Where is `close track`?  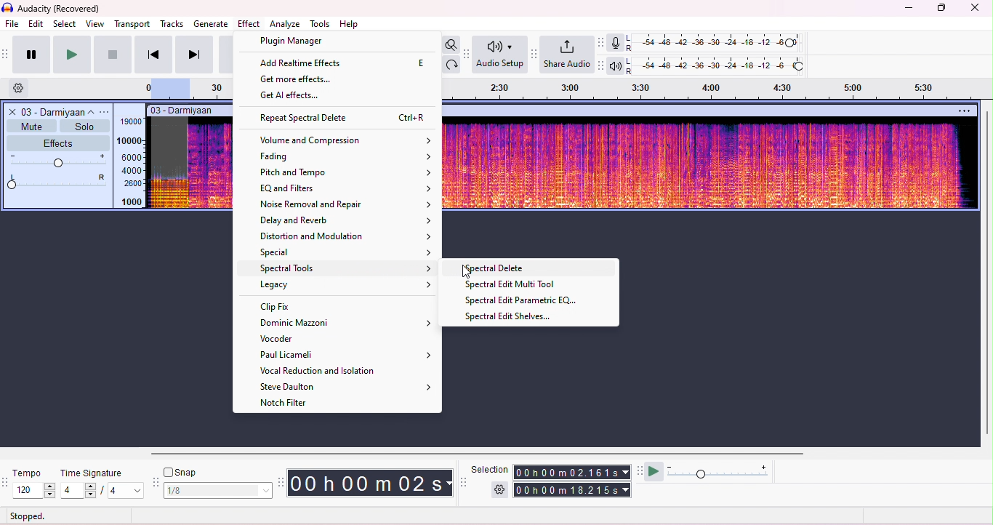
close track is located at coordinates (11, 111).